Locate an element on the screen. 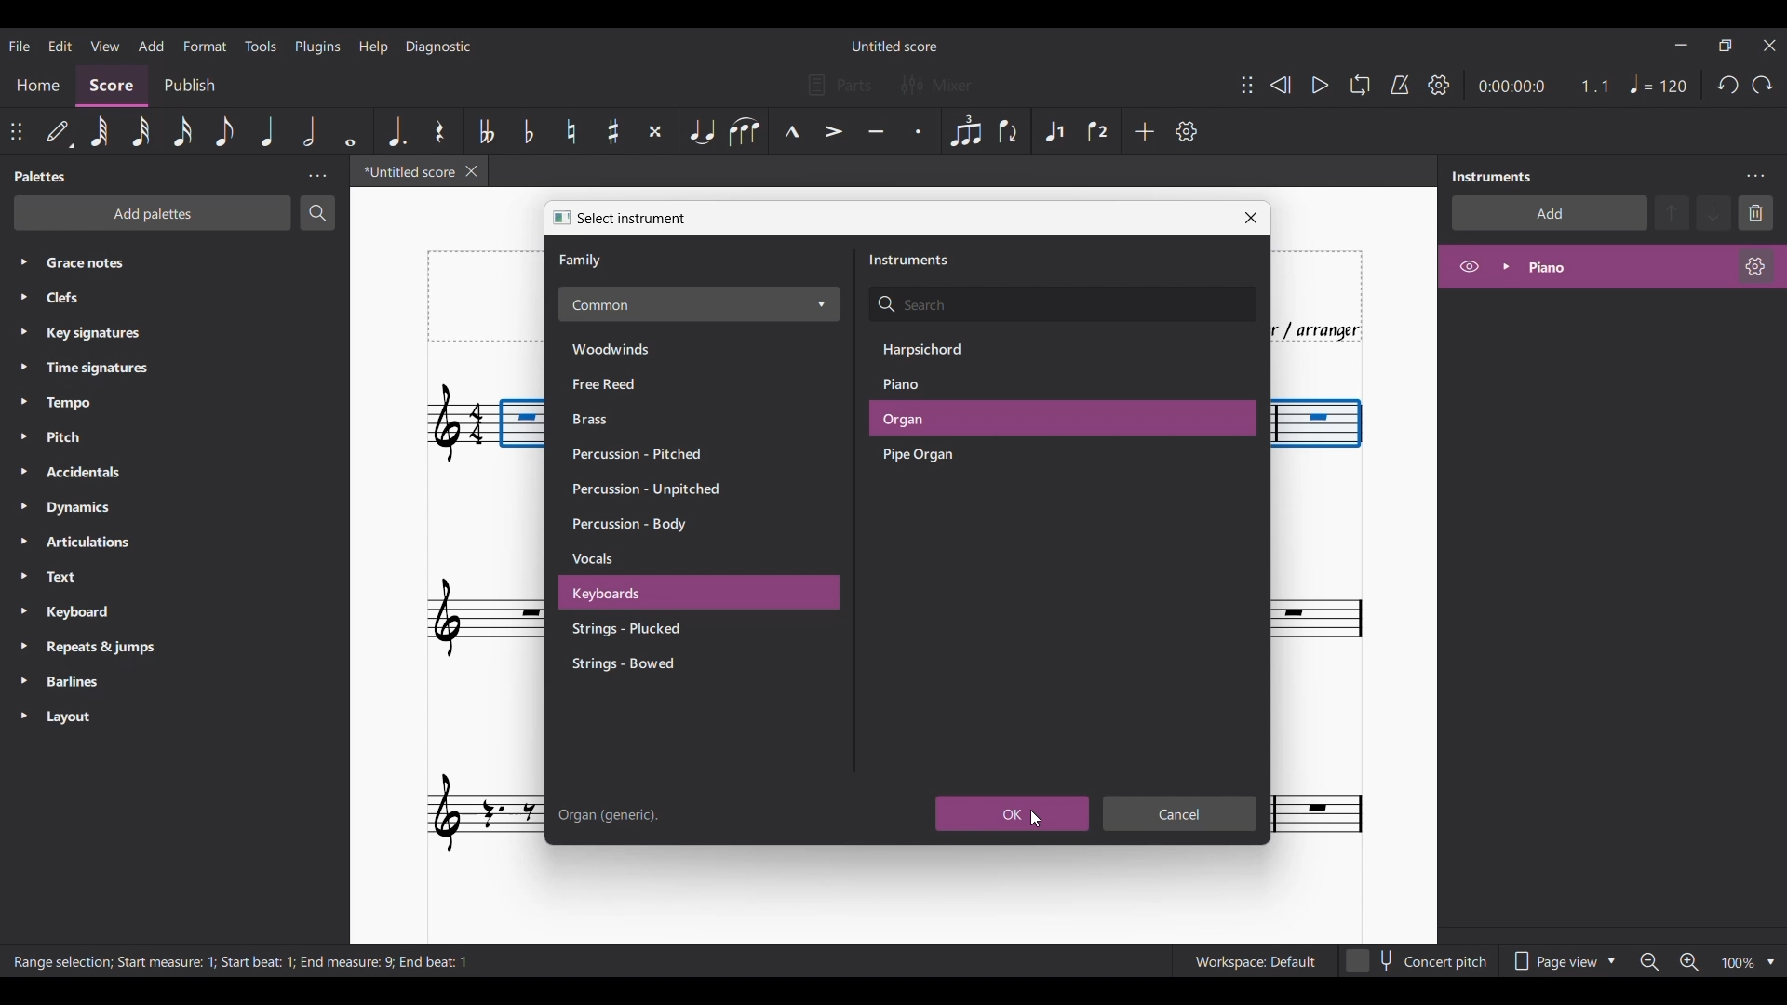  file logo is located at coordinates (556, 217).